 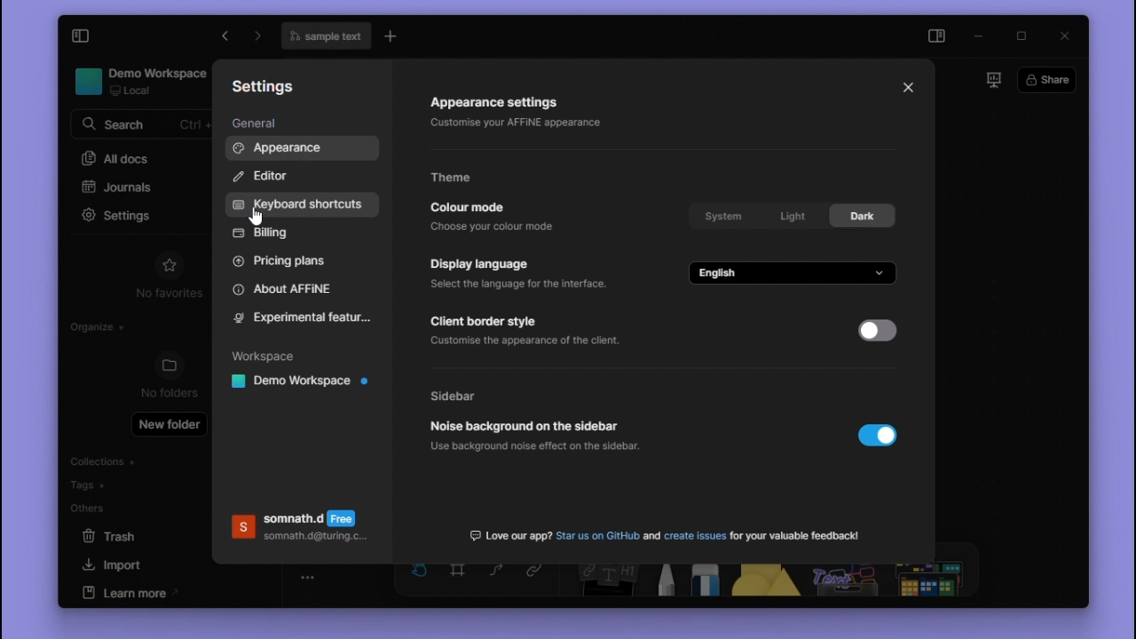 What do you see at coordinates (102, 460) in the screenshot?
I see `collections` at bounding box center [102, 460].